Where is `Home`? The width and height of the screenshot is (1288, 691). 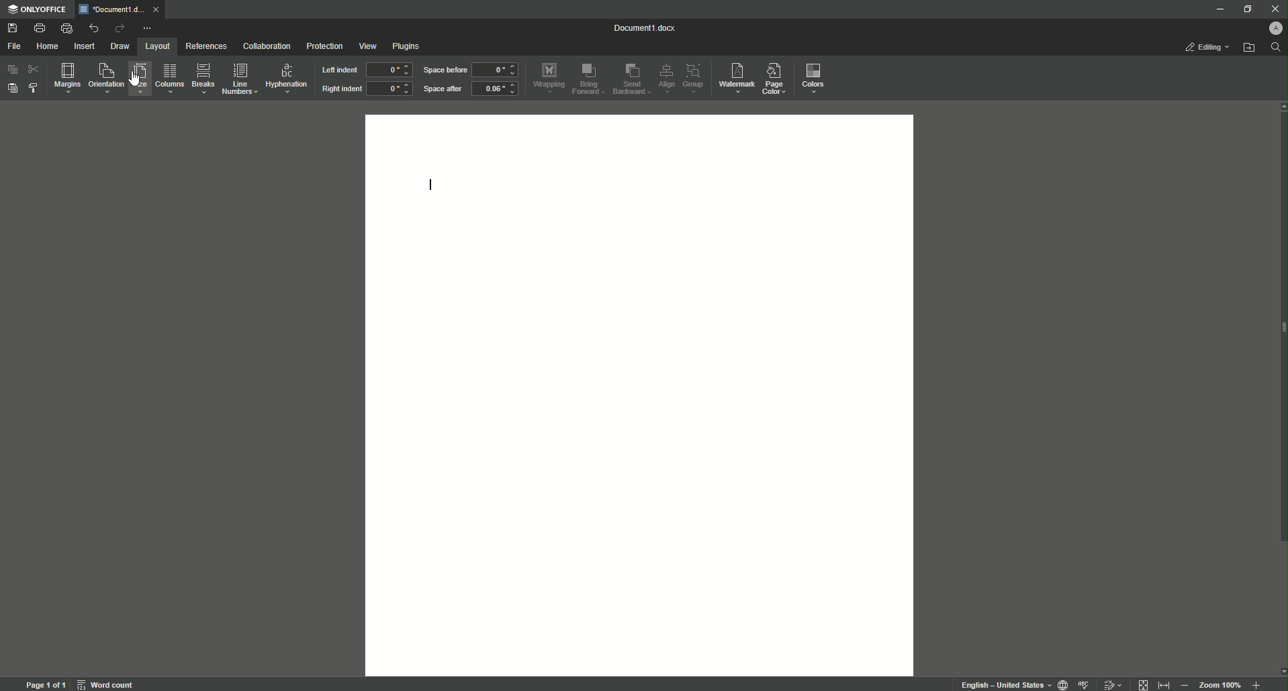 Home is located at coordinates (49, 47).